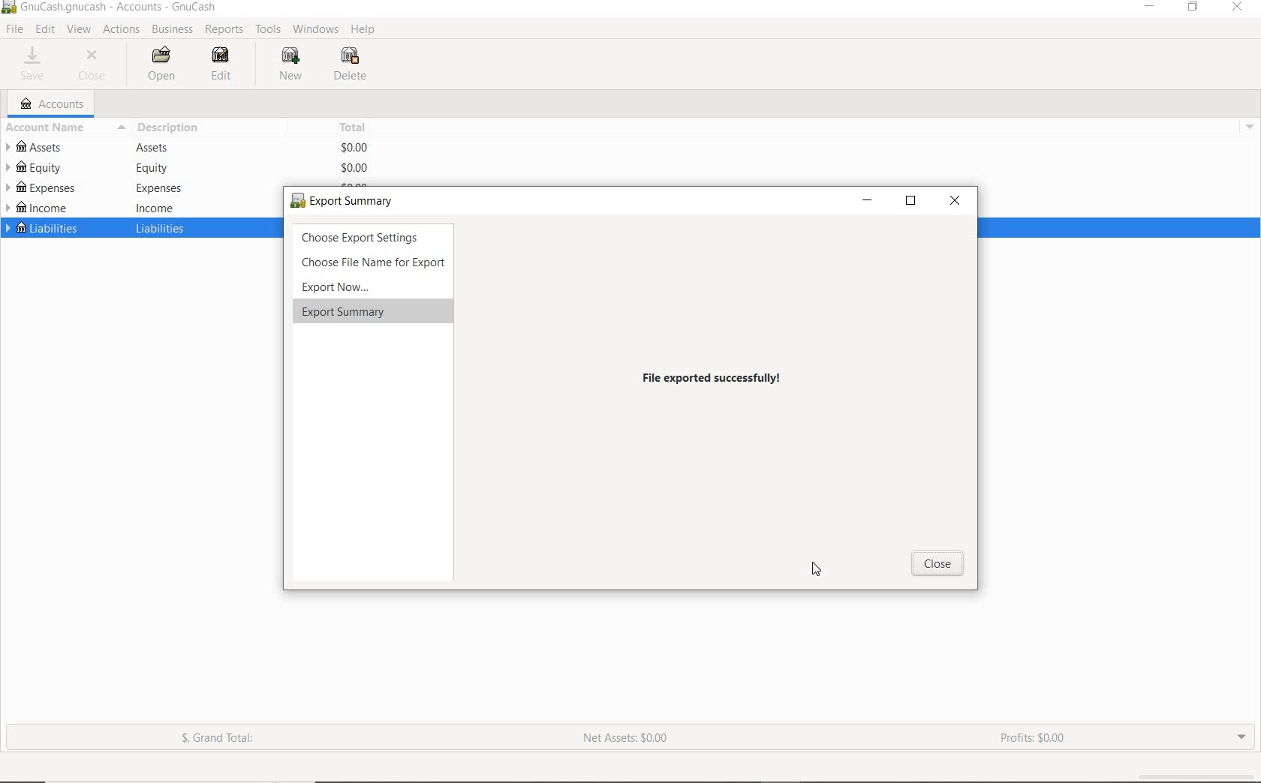 The image size is (1261, 783). I want to click on $0.00, so click(356, 168).